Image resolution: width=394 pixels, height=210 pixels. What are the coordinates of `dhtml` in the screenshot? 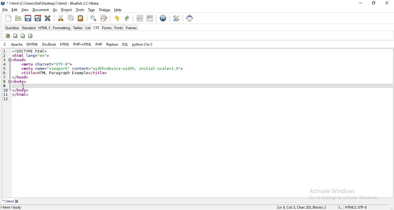 It's located at (32, 44).